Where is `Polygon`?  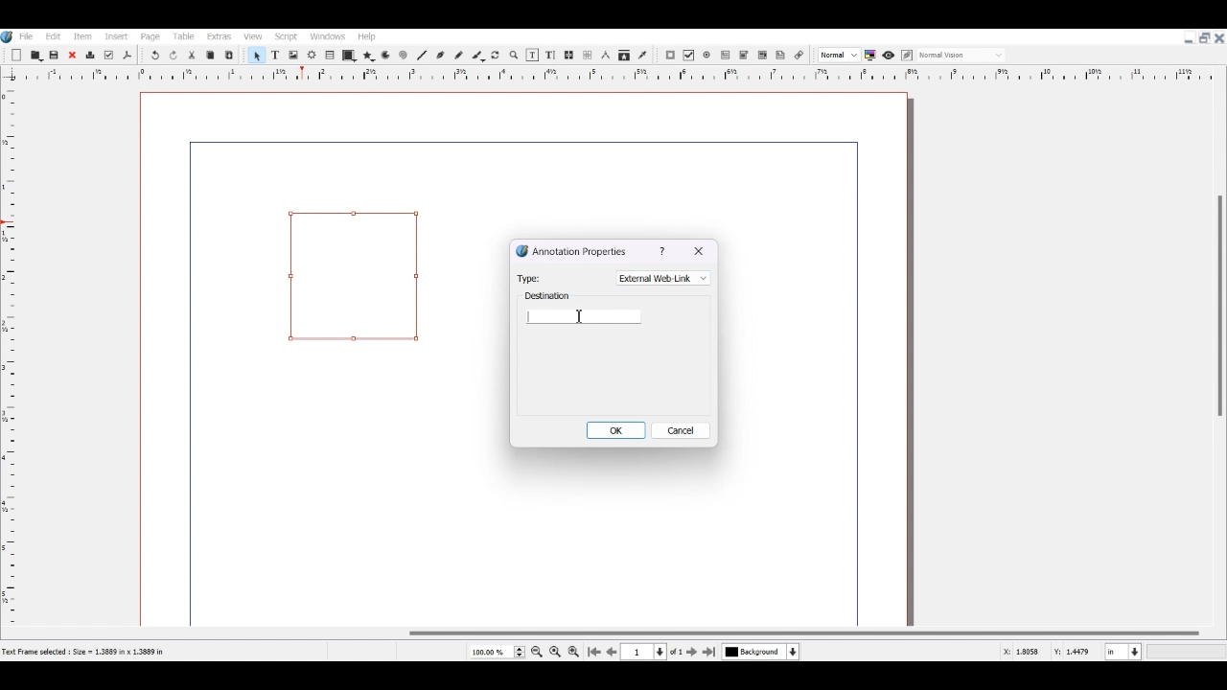
Polygon is located at coordinates (368, 56).